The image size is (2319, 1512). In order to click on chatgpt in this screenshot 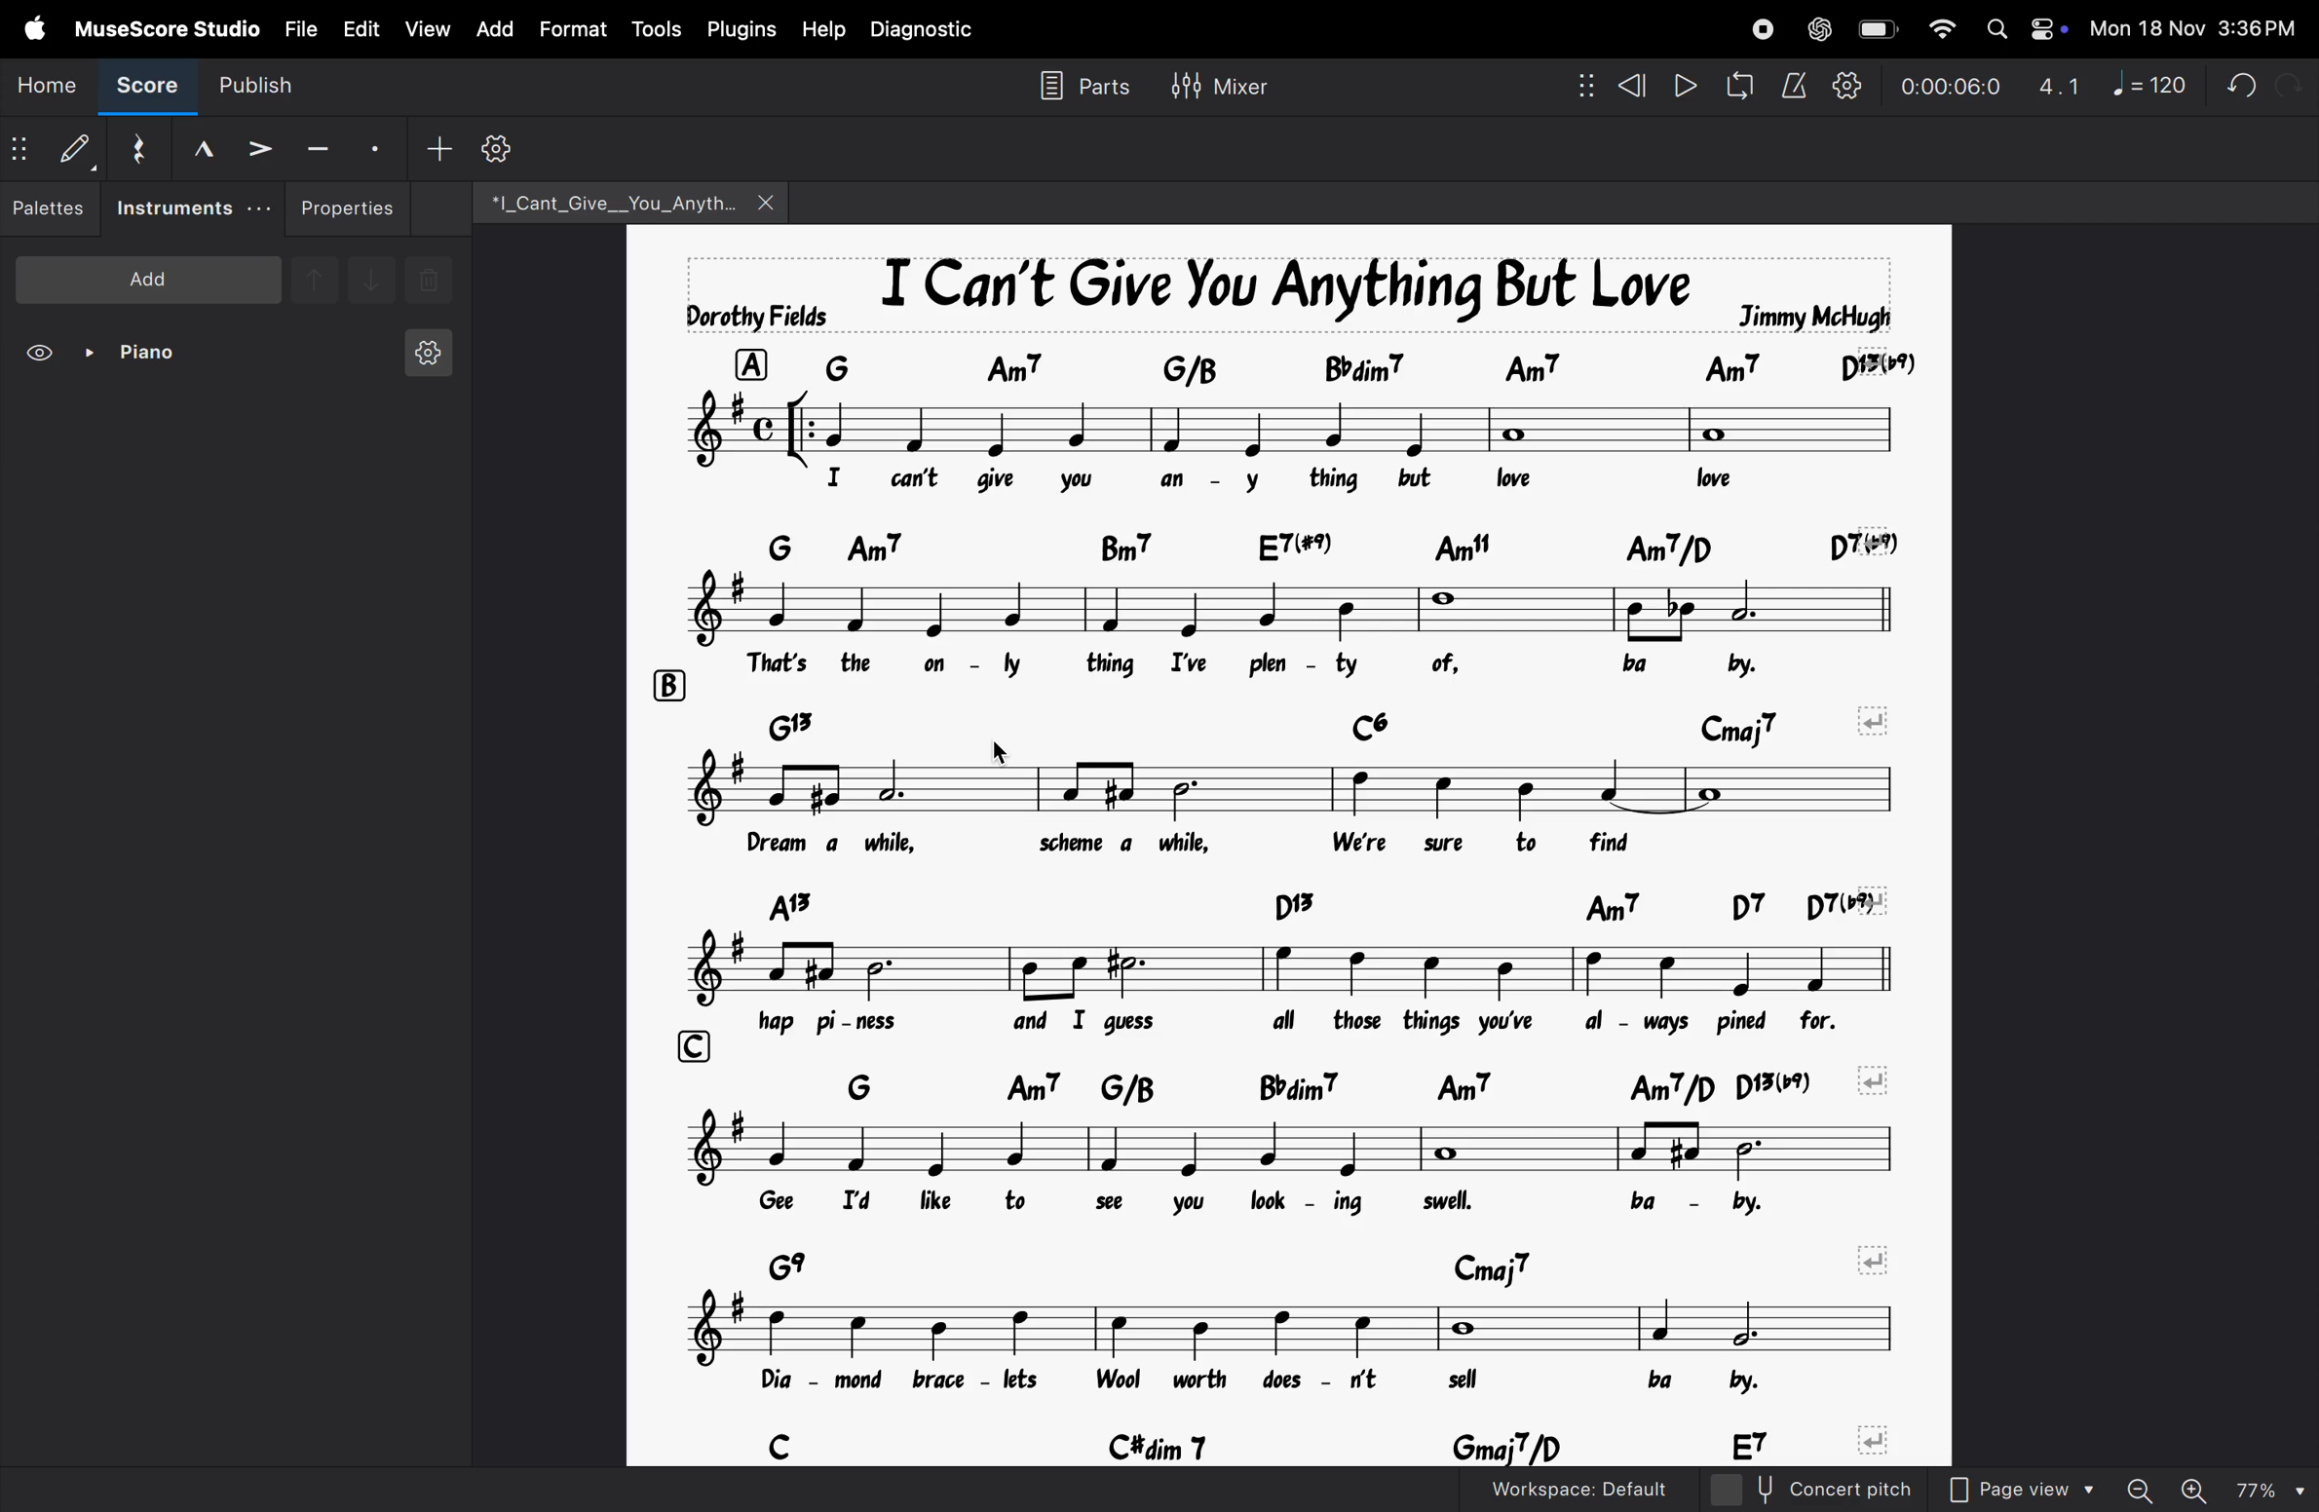, I will do `click(1816, 30)`.